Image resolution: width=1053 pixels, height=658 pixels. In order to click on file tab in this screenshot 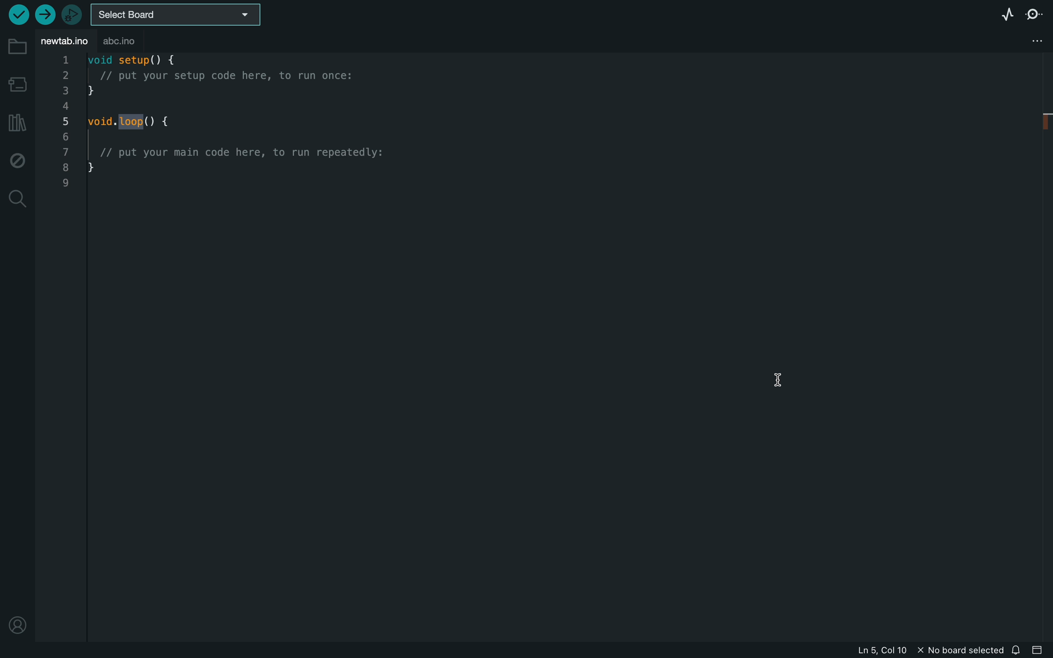, I will do `click(65, 41)`.